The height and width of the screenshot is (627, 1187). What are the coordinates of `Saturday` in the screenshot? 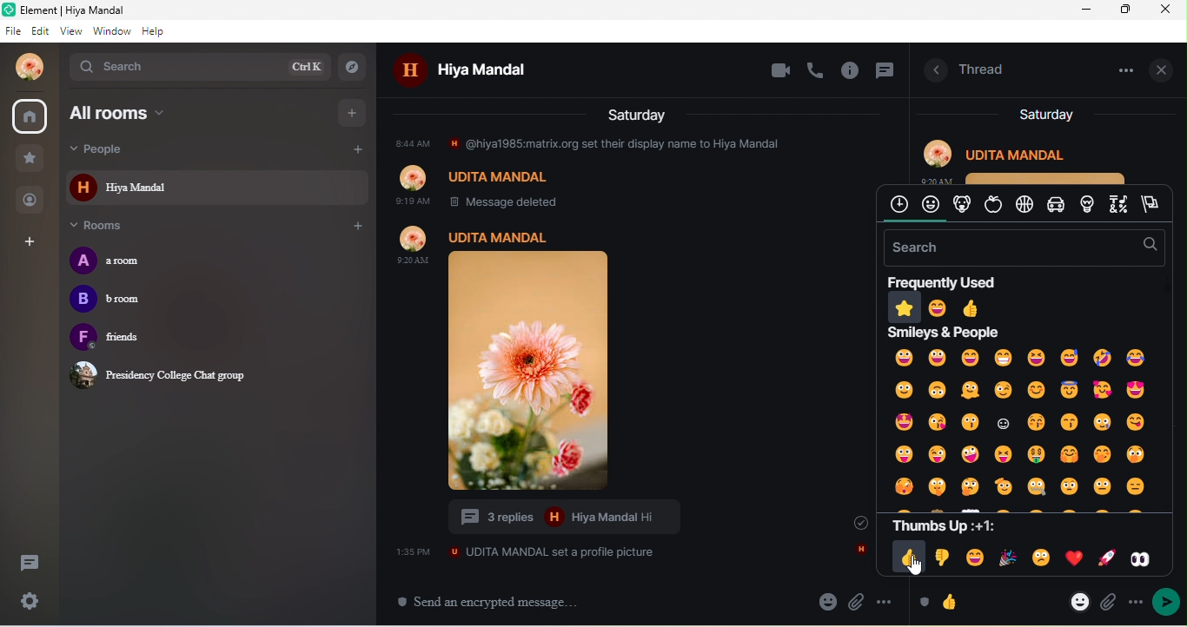 It's located at (639, 114).